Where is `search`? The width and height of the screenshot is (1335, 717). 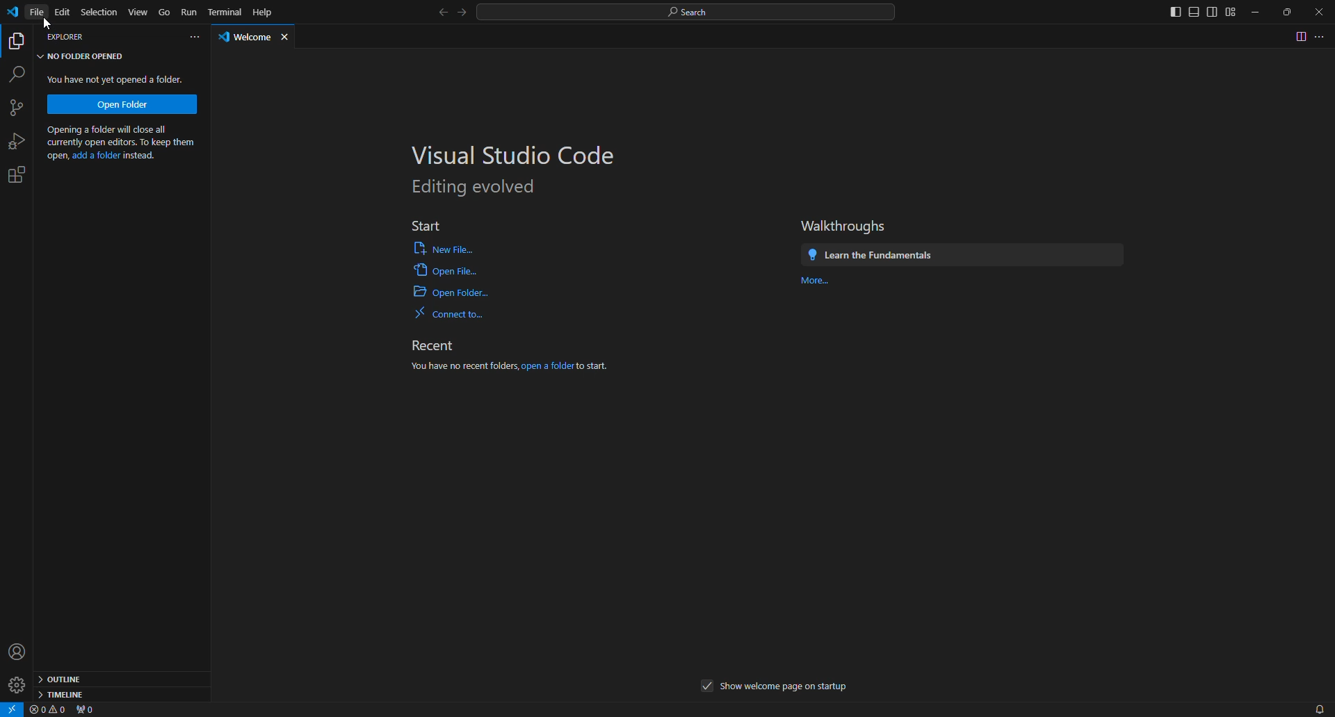
search is located at coordinates (688, 12).